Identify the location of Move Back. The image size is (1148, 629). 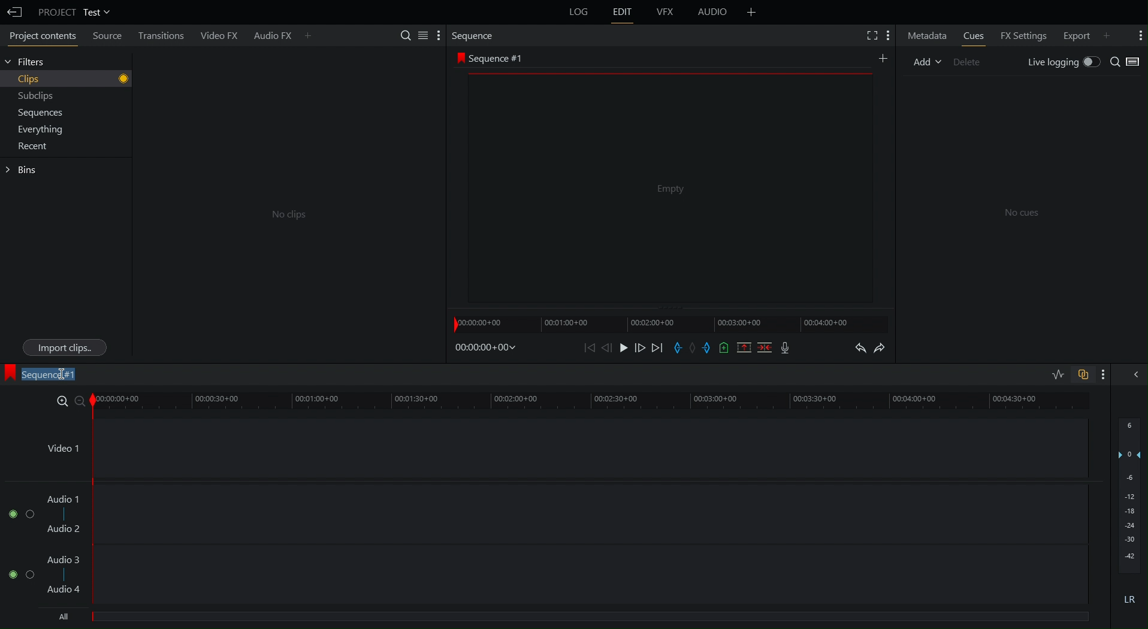
(608, 347).